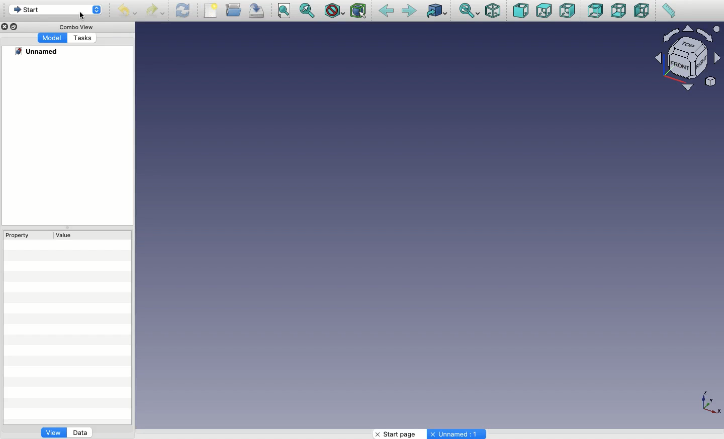 The image size is (724, 439). What do you see at coordinates (156, 11) in the screenshot?
I see `Redo` at bounding box center [156, 11].